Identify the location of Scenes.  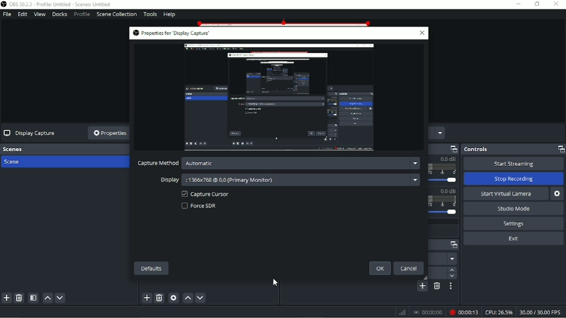
(65, 149).